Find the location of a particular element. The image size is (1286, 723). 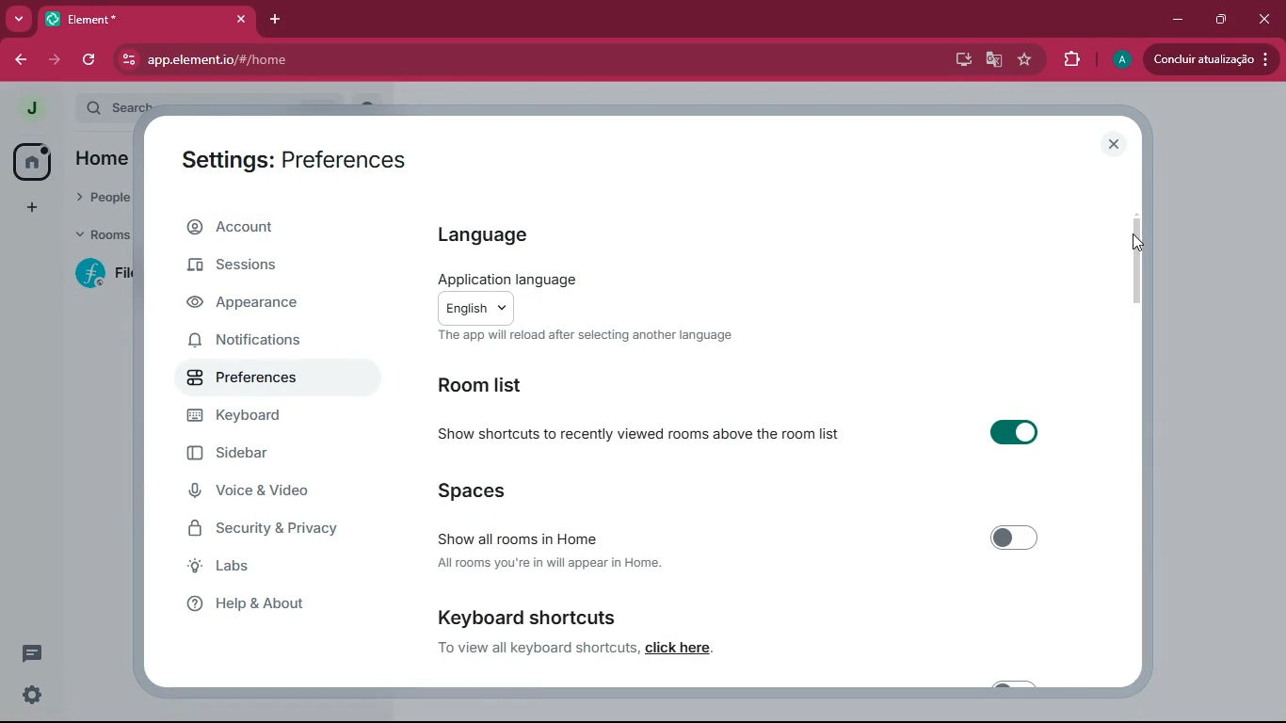

help is located at coordinates (277, 605).